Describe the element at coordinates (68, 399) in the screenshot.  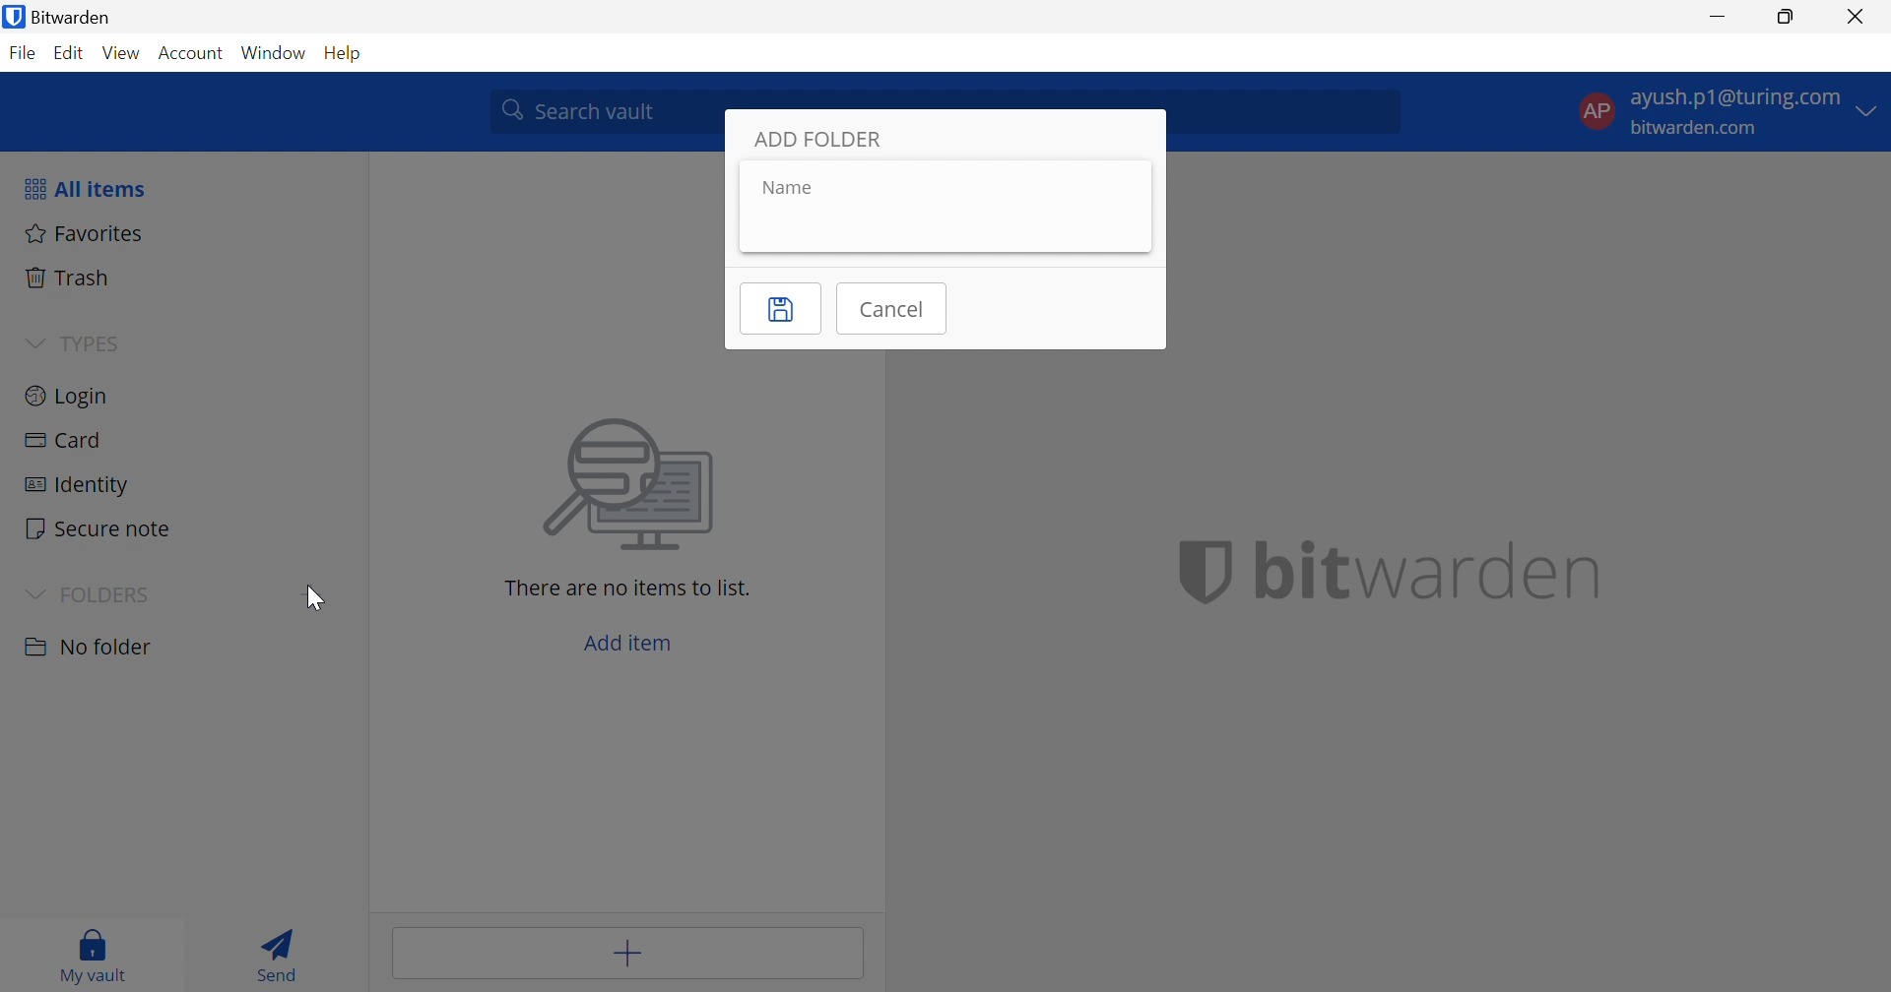
I see `Login` at that location.